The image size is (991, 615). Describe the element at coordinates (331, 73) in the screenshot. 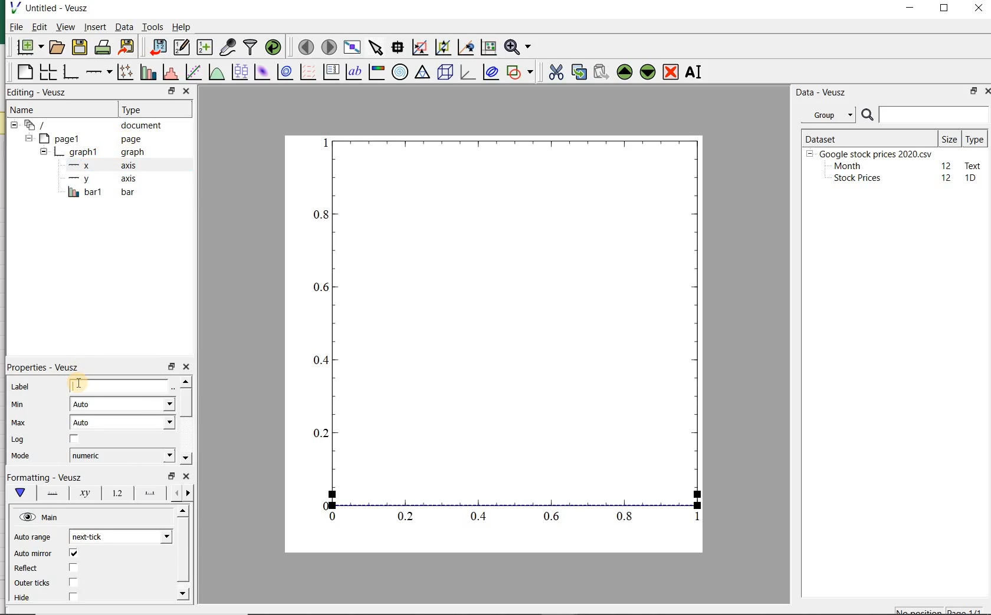

I see `plot key` at that location.